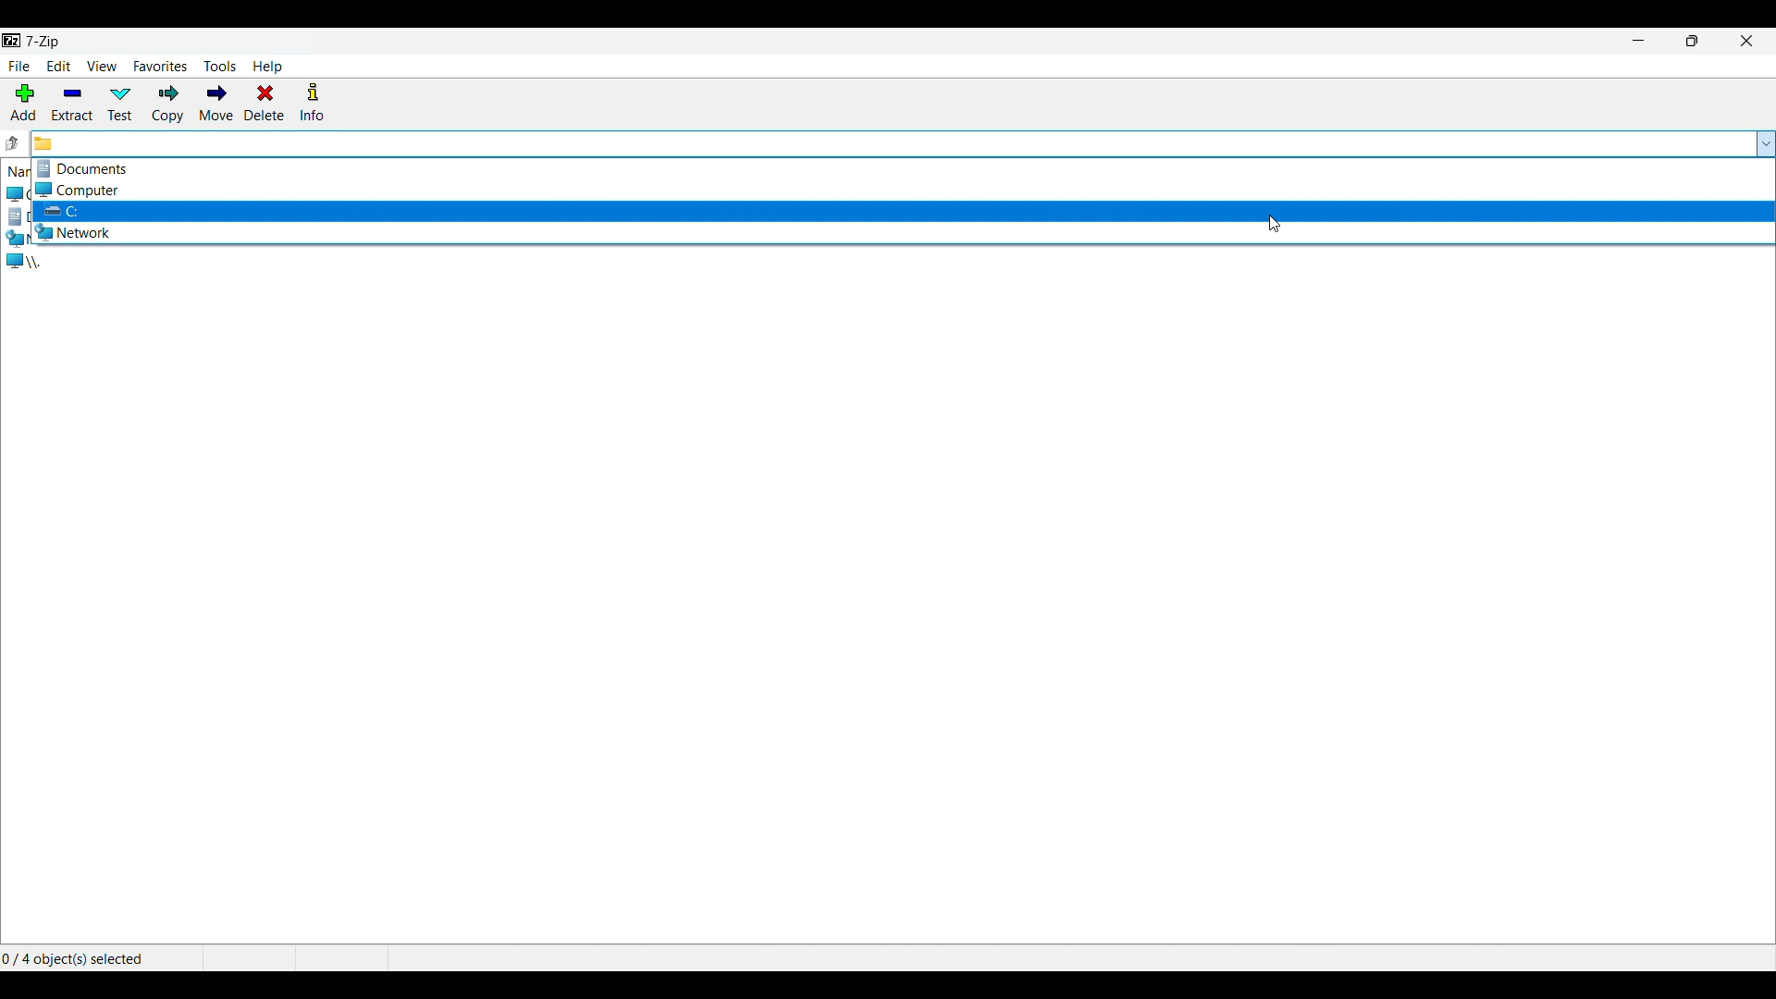  I want to click on Info, so click(312, 102).